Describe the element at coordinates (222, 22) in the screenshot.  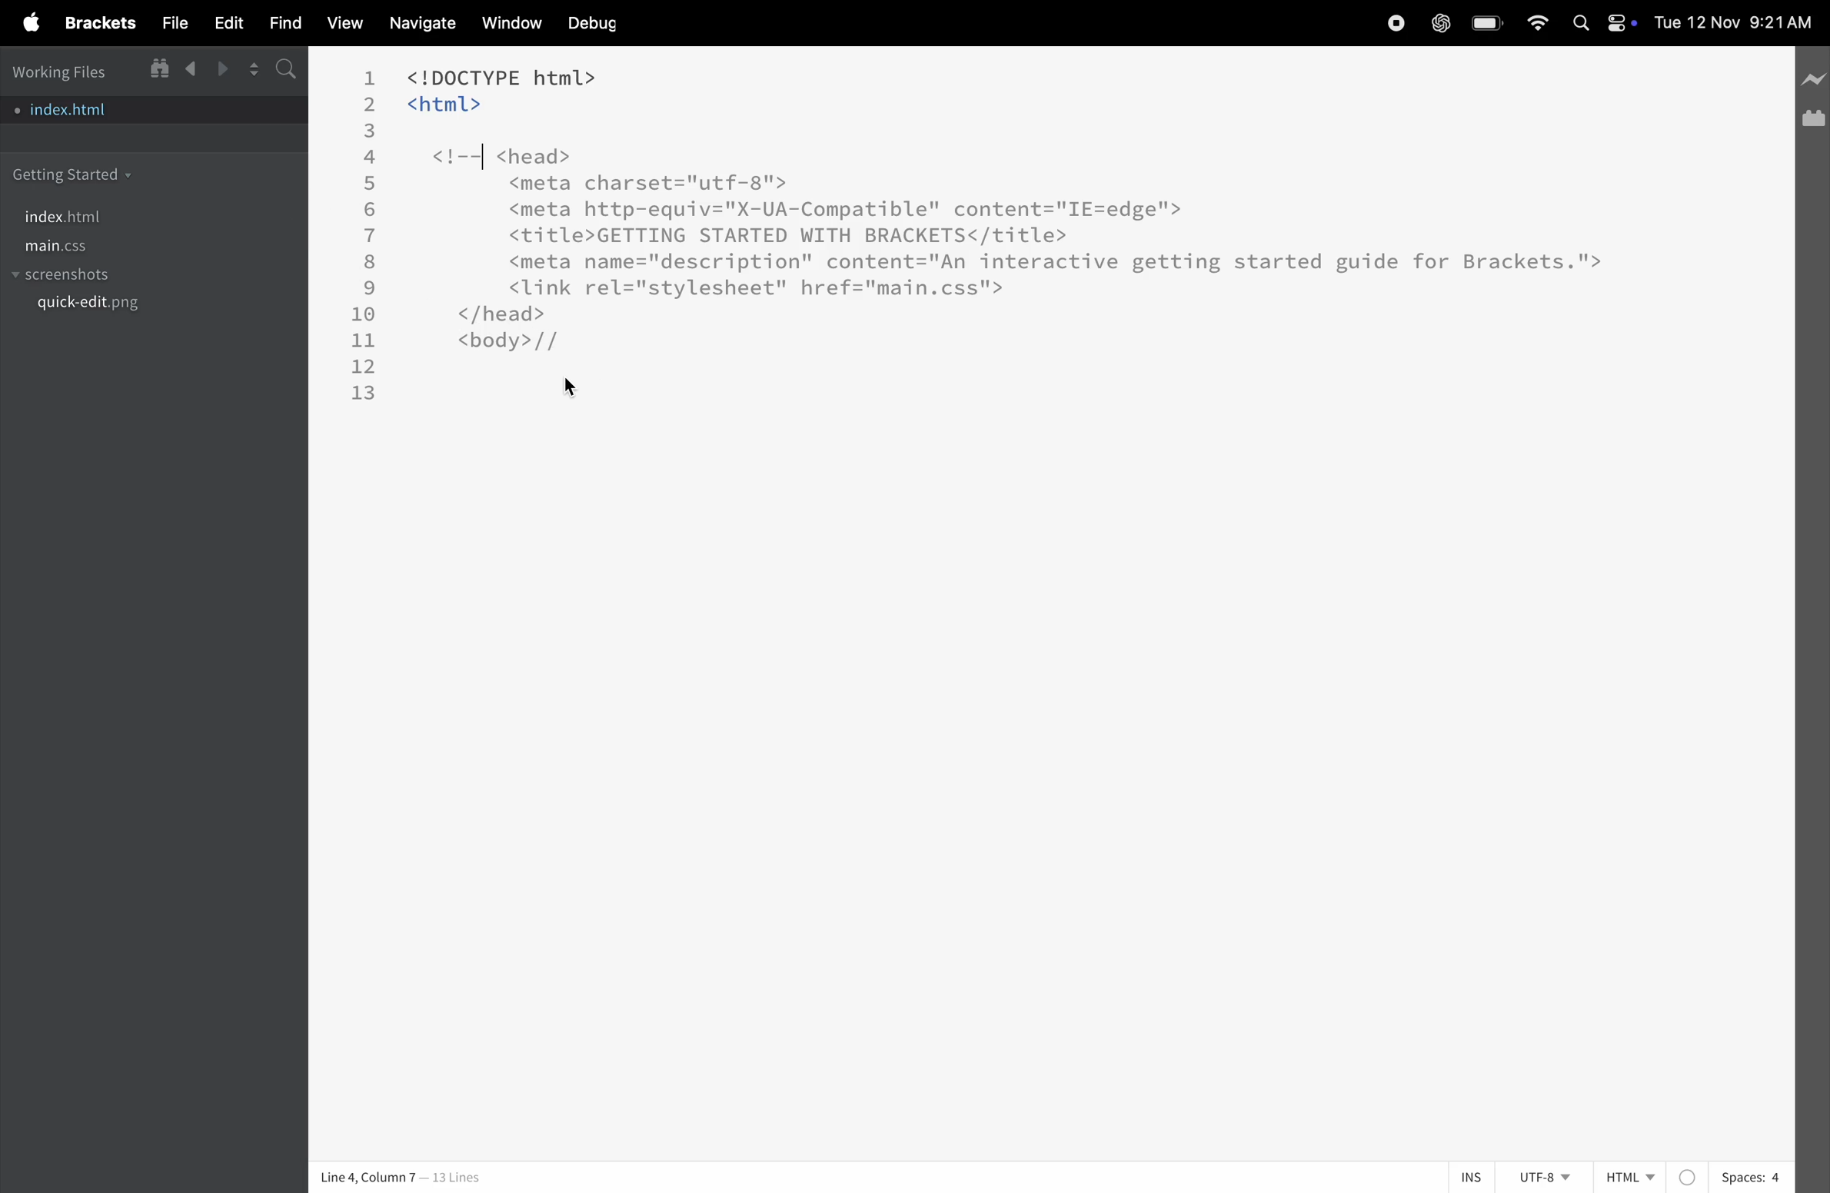
I see `edit` at that location.